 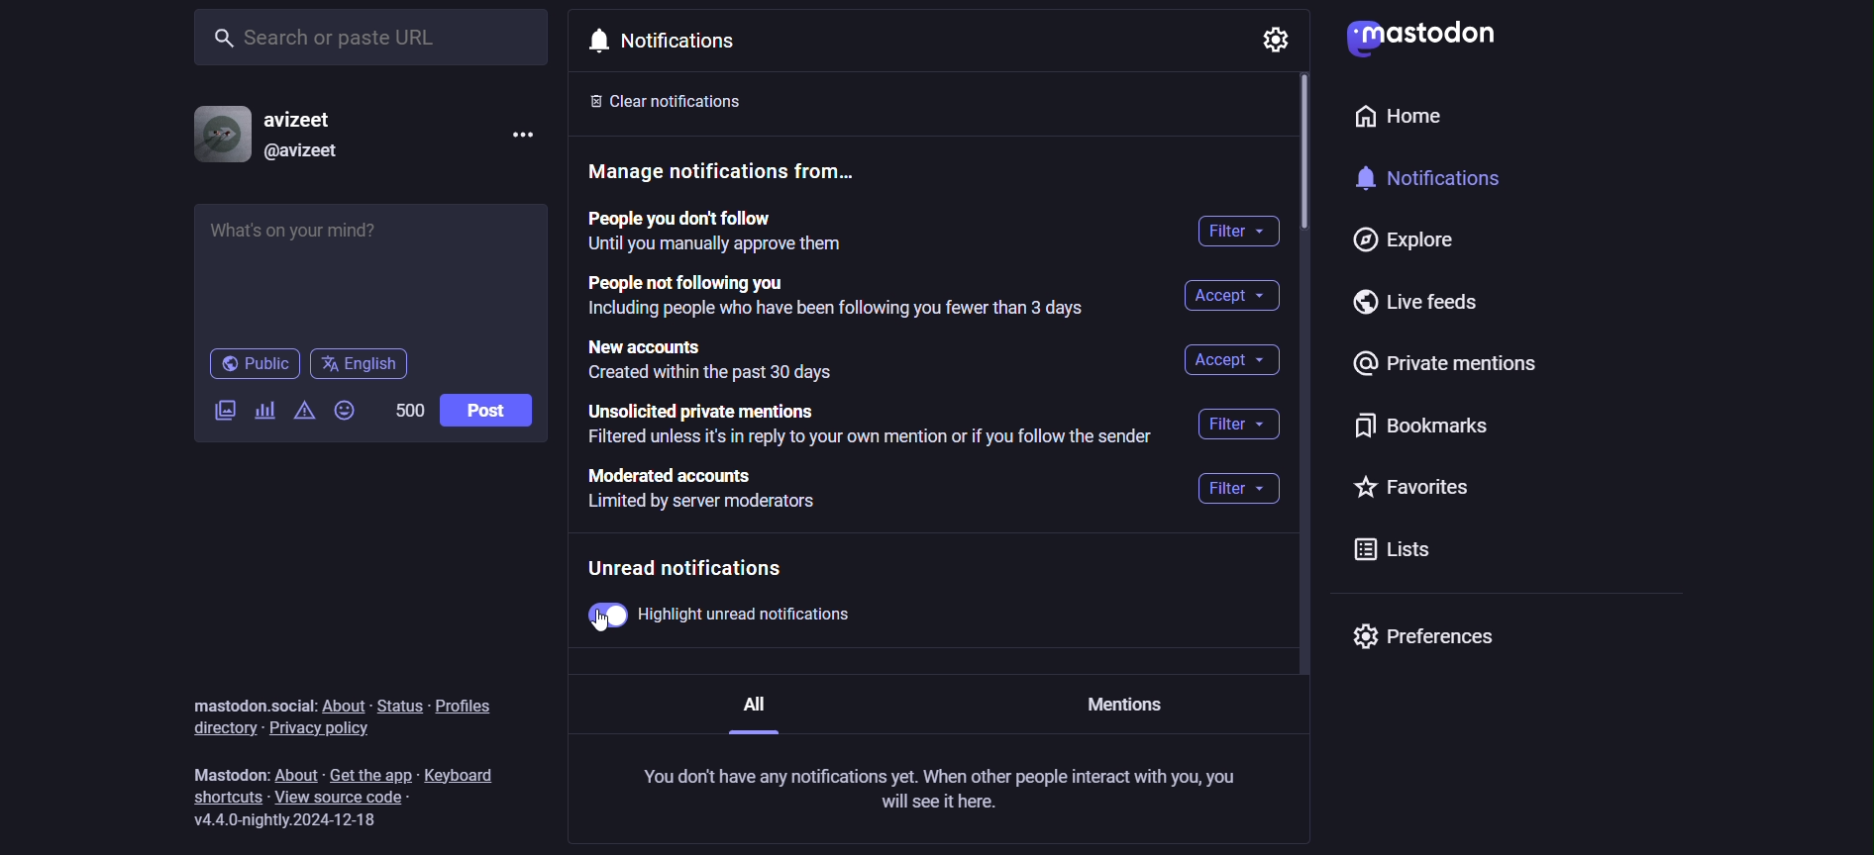 What do you see at coordinates (223, 799) in the screenshot?
I see `shortcuts` at bounding box center [223, 799].